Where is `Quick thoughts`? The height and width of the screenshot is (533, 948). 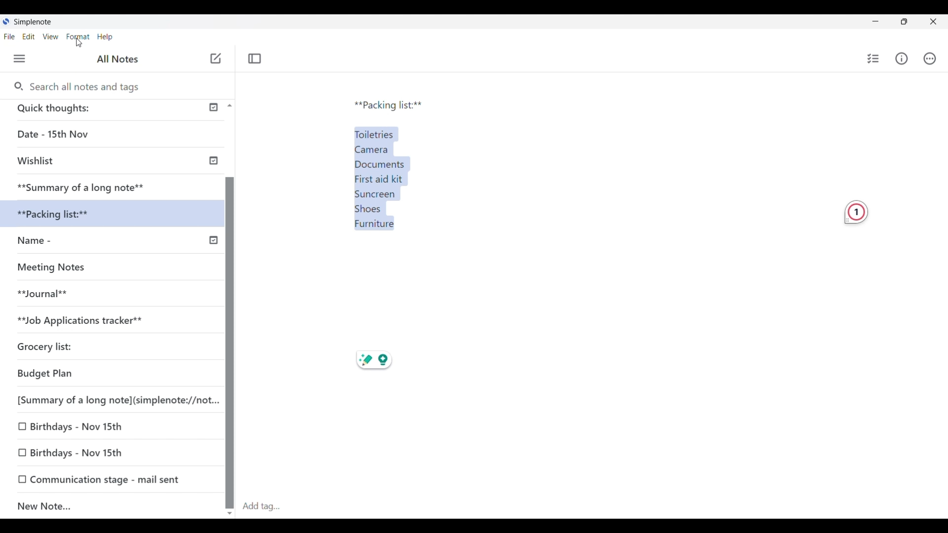 Quick thoughts is located at coordinates (93, 110).